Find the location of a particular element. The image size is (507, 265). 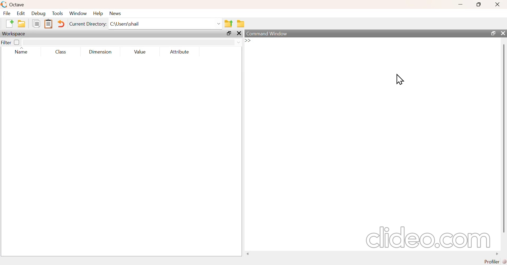

one directory up is located at coordinates (229, 23).